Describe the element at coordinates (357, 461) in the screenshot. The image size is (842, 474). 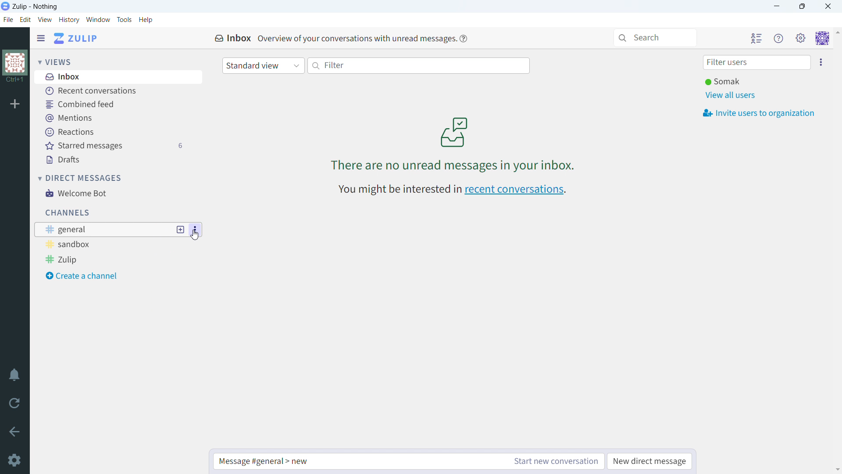
I see `type message` at that location.